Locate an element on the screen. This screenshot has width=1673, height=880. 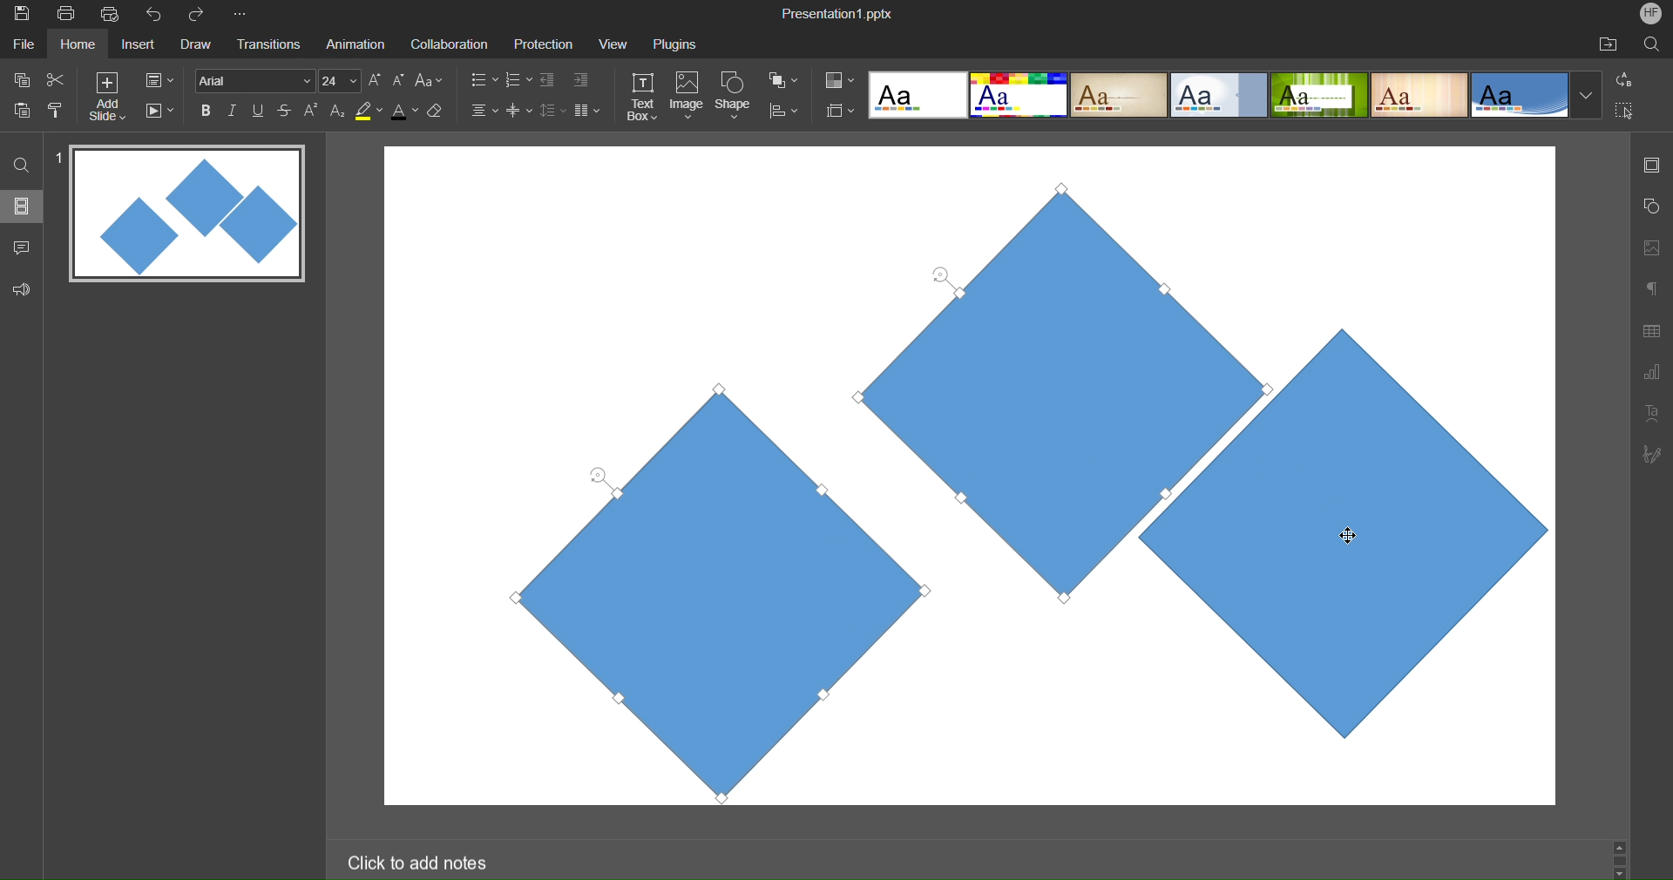
Home is located at coordinates (78, 44).